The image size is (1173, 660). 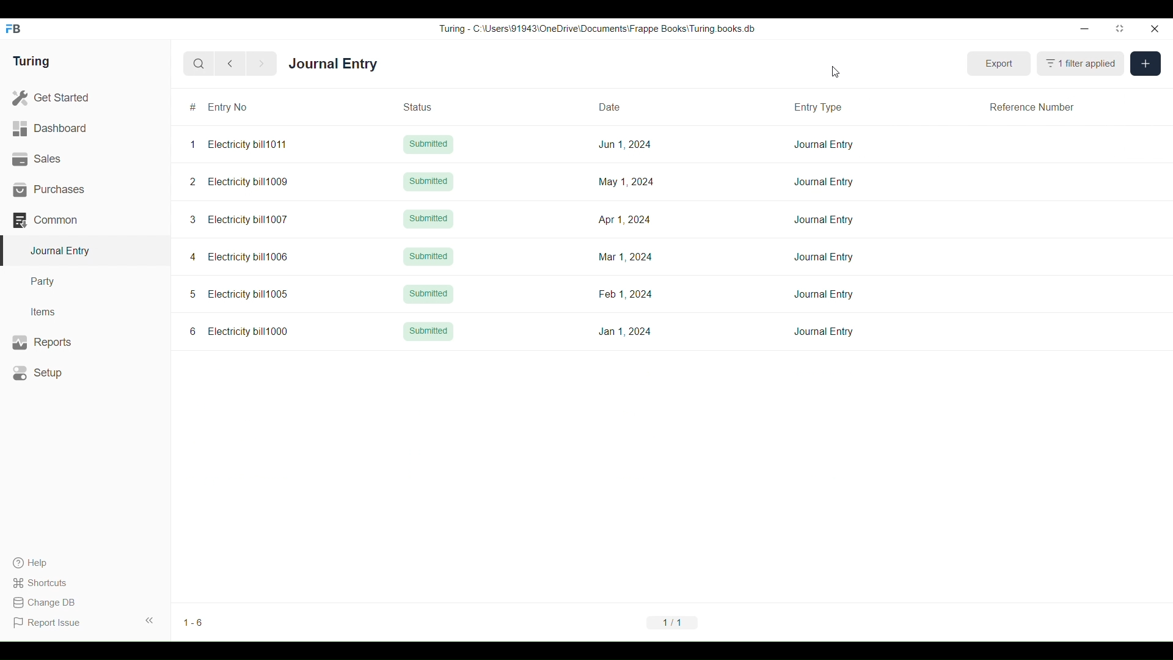 What do you see at coordinates (230, 64) in the screenshot?
I see `Previous` at bounding box center [230, 64].